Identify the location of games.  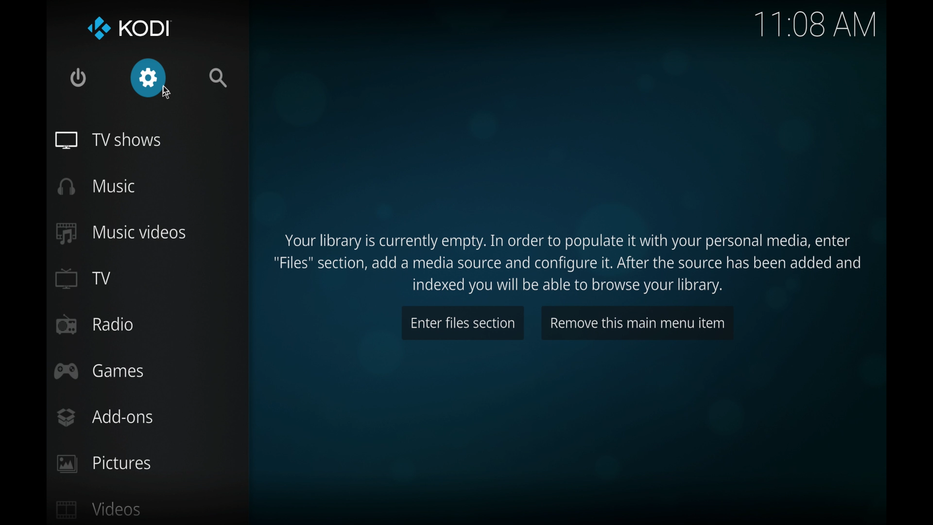
(100, 370).